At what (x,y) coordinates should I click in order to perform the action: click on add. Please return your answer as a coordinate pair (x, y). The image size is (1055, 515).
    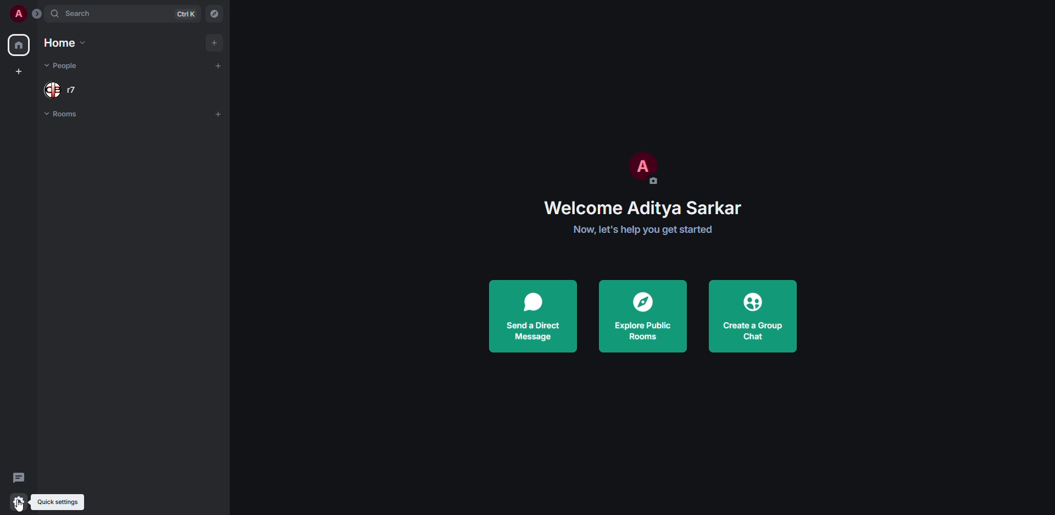
    Looking at the image, I should click on (220, 64).